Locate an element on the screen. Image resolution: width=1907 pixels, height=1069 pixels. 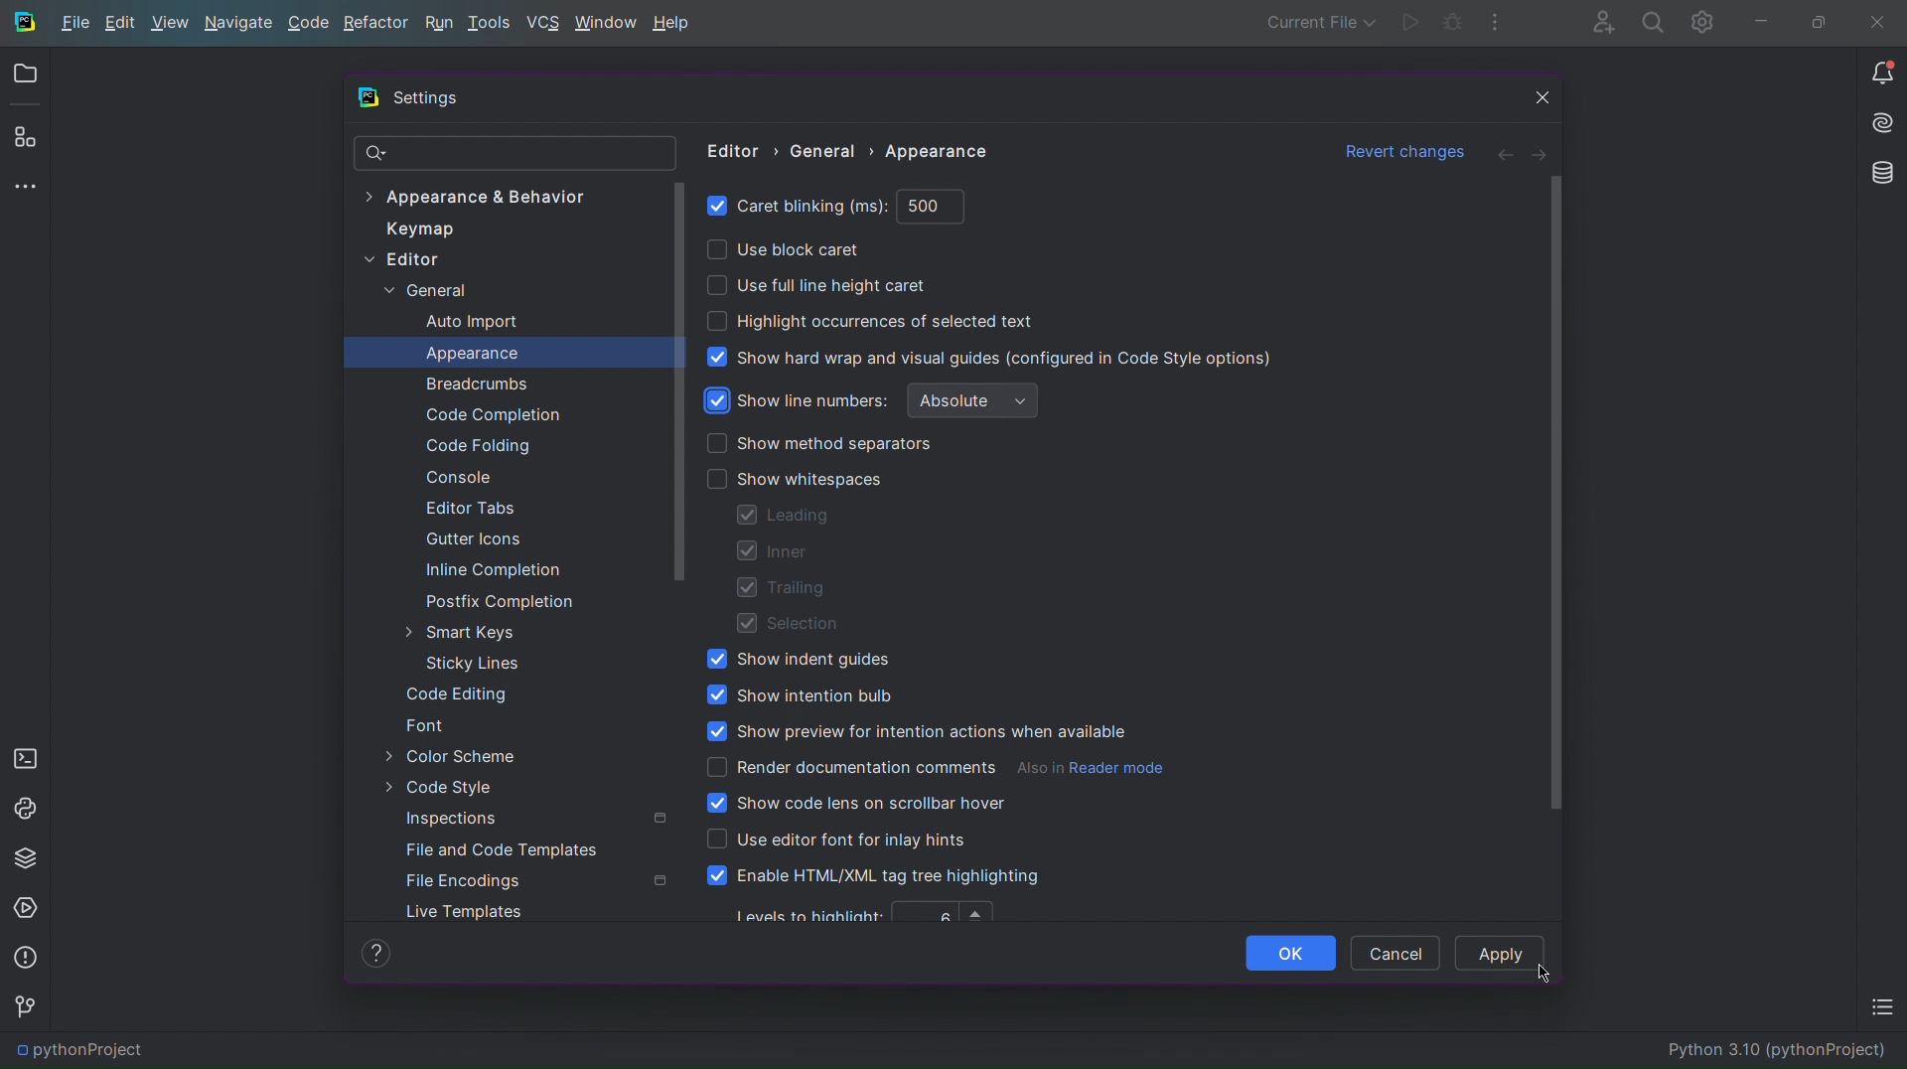
Notifications is located at coordinates (1879, 72).